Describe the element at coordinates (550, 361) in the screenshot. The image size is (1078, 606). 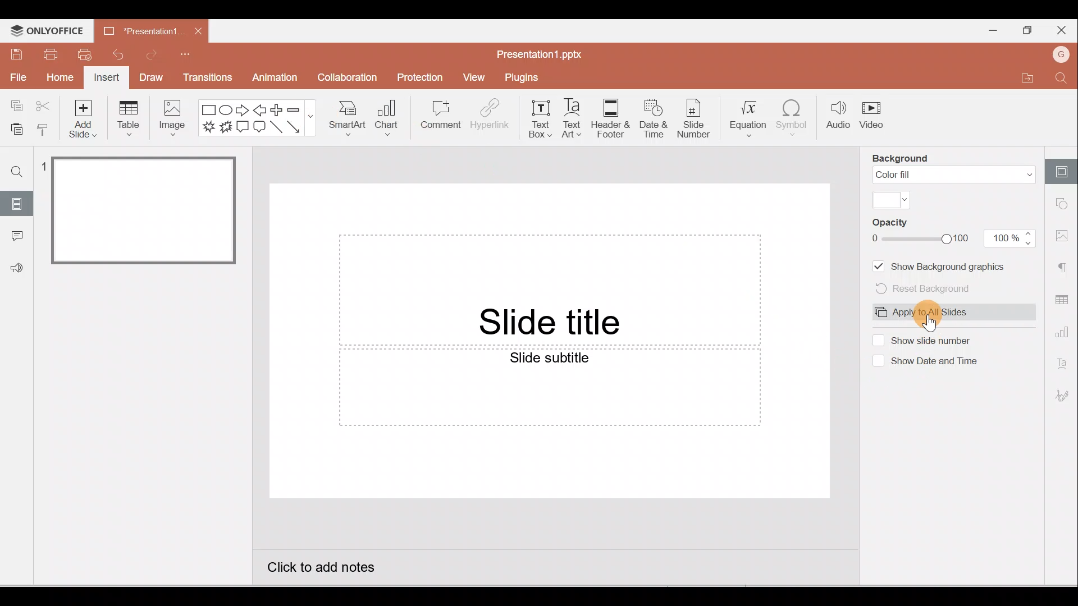
I see `Master Presentation slide` at that location.